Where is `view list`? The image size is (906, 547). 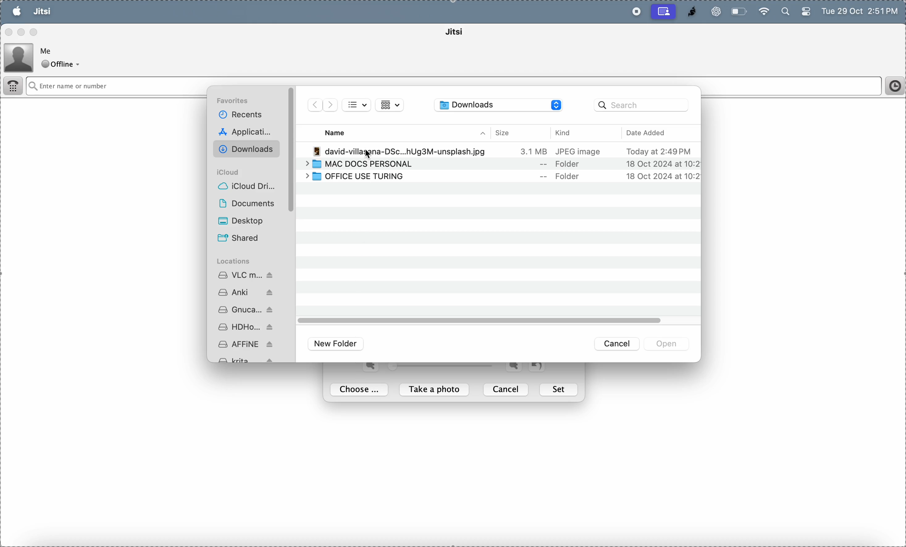 view list is located at coordinates (389, 105).